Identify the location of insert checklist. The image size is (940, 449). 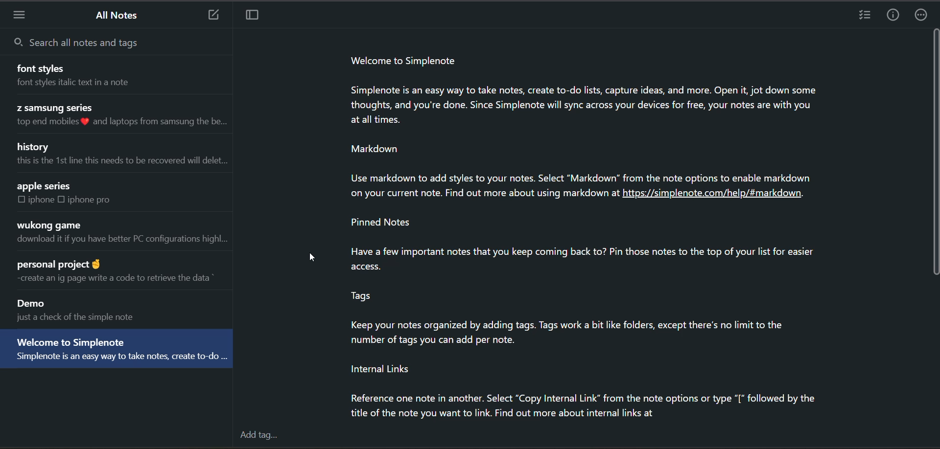
(866, 15).